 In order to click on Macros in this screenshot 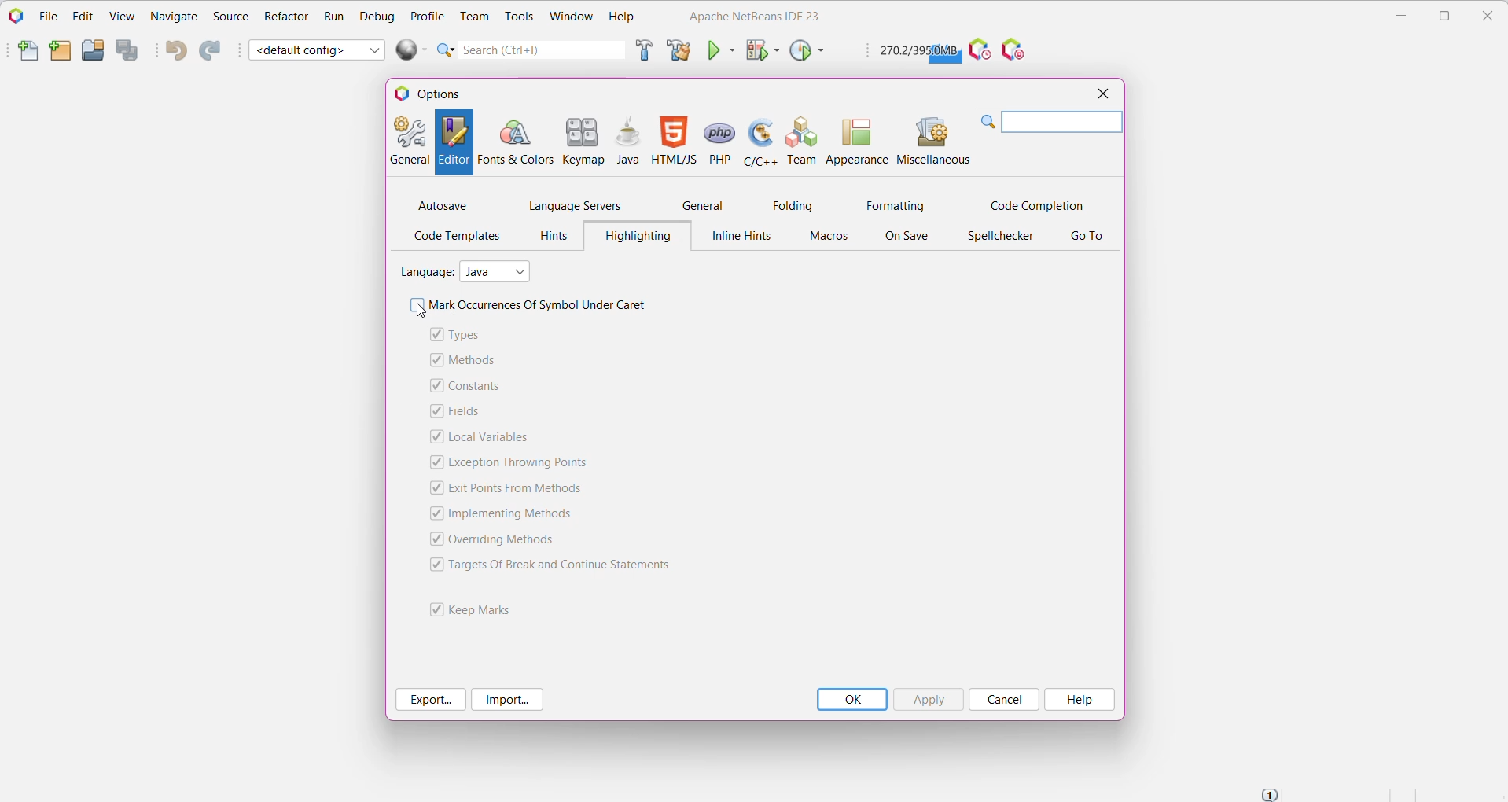, I will do `click(829, 237)`.